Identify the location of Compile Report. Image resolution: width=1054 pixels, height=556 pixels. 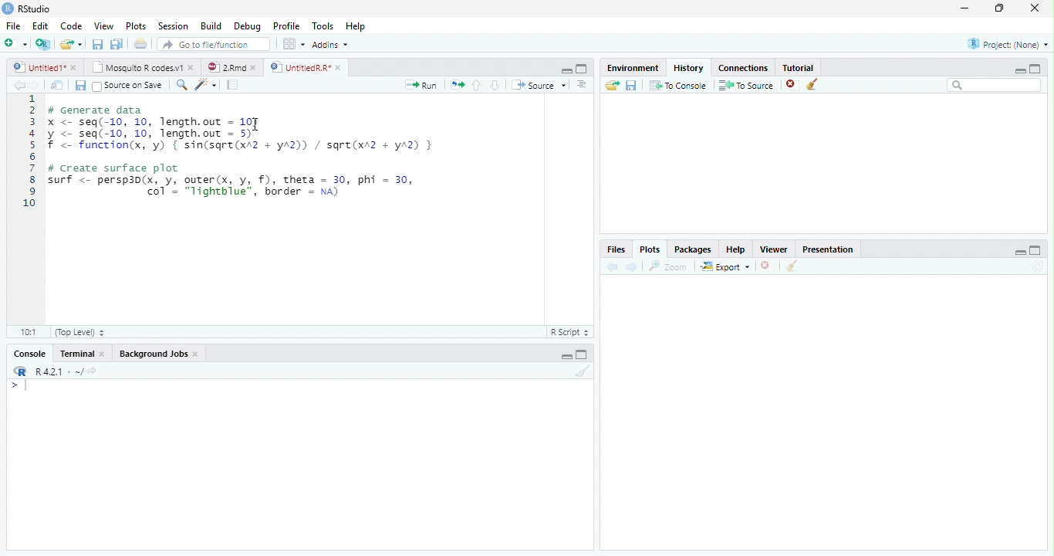
(232, 84).